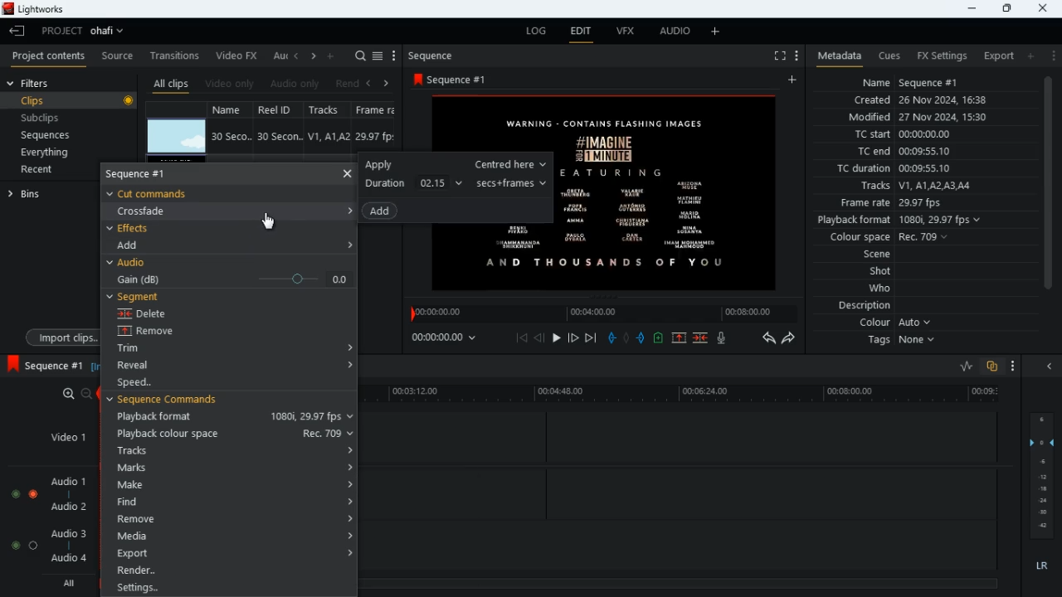 This screenshot has height=597, width=1062. What do you see at coordinates (901, 135) in the screenshot?
I see `tc start` at bounding box center [901, 135].